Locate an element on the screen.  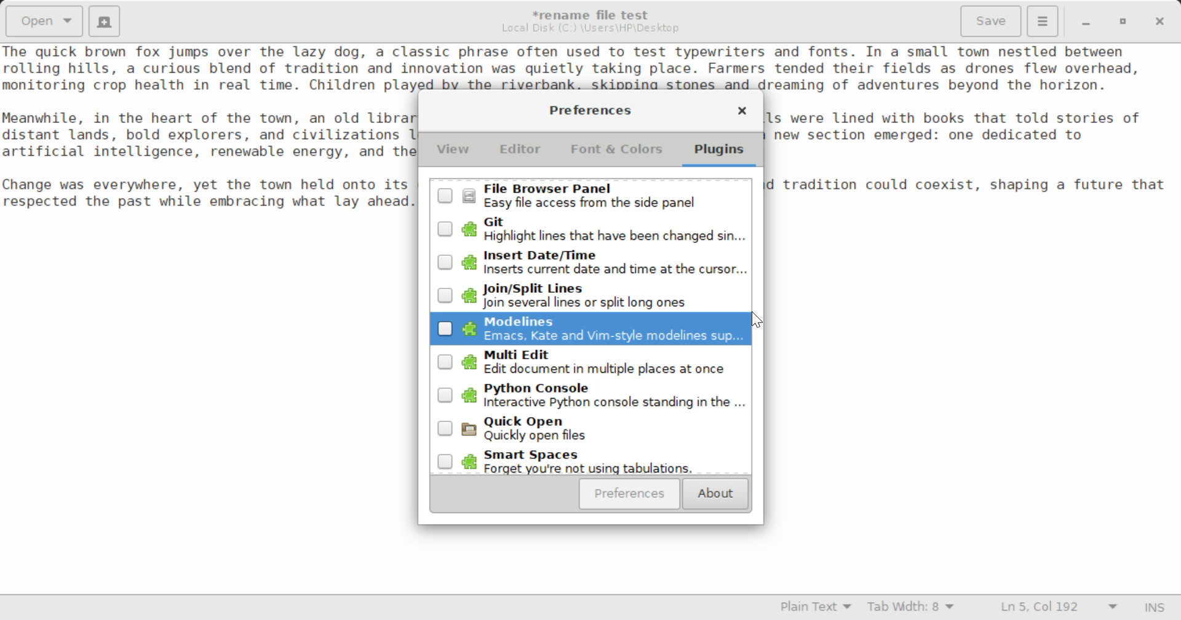
Selected Language is located at coordinates (816, 608).